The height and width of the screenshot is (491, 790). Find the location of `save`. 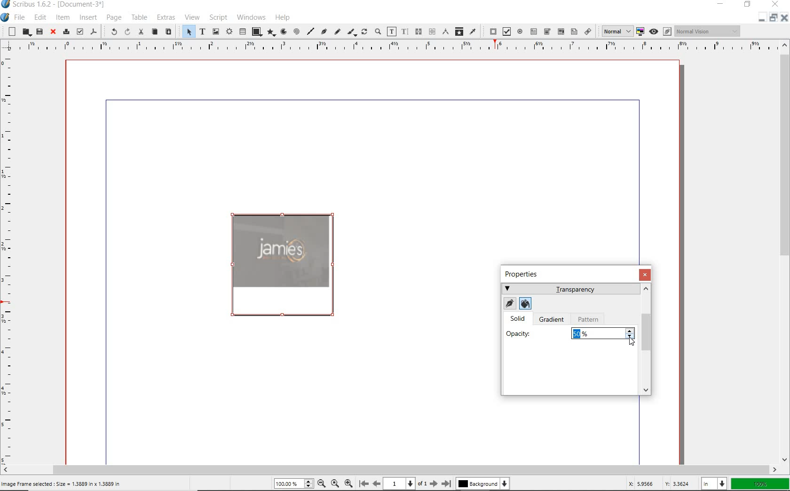

save is located at coordinates (39, 31).